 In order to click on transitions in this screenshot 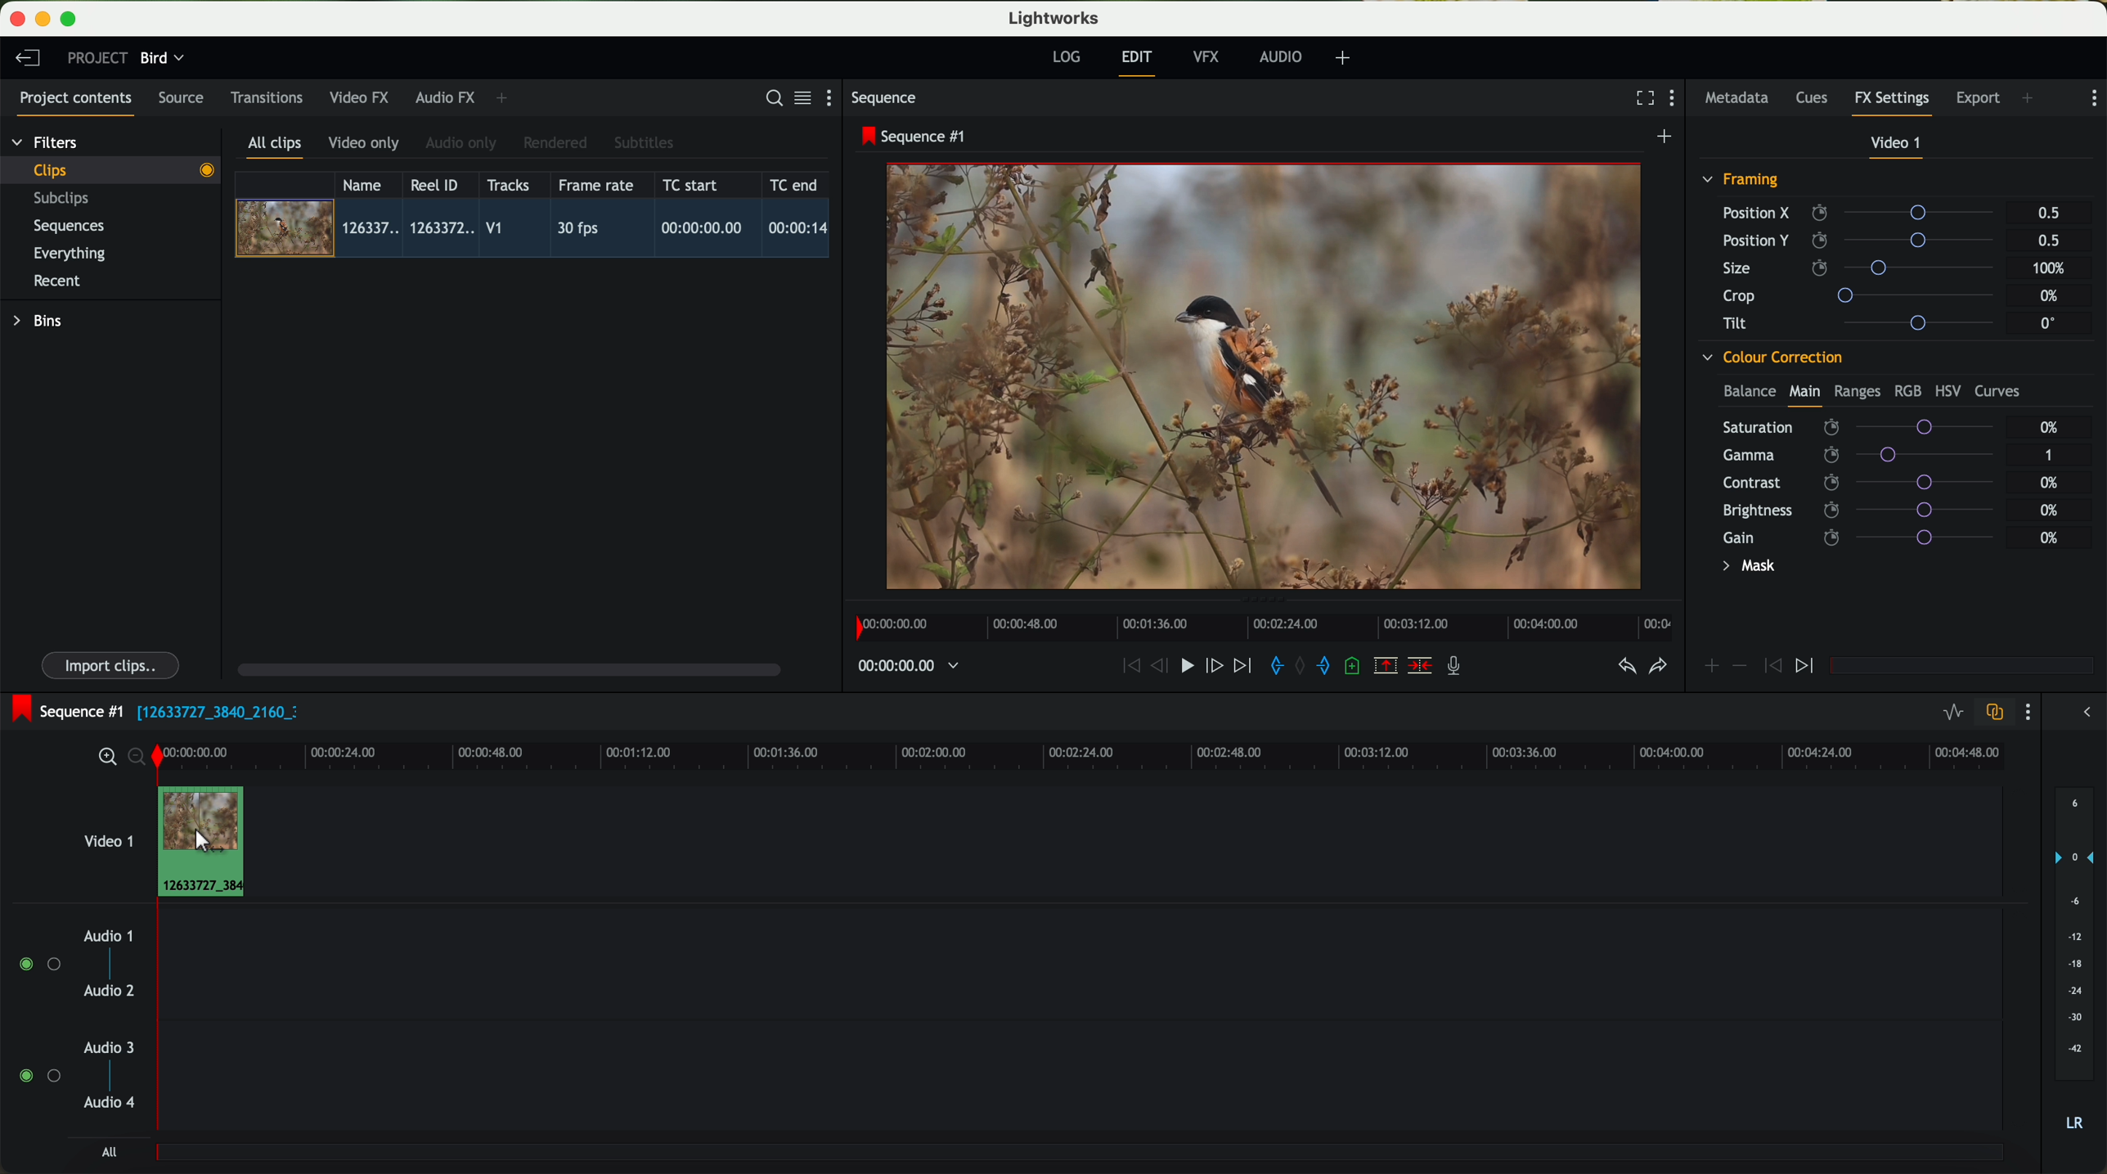, I will do `click(266, 97)`.